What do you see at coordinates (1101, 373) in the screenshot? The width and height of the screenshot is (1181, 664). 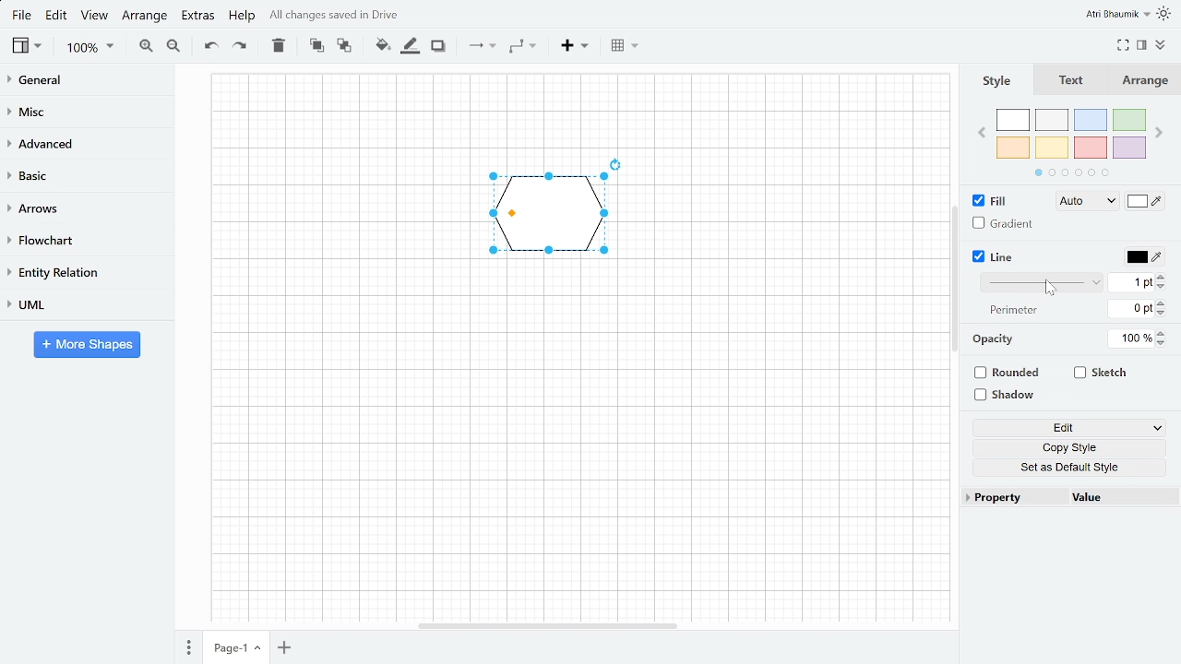 I see `Sketch` at bounding box center [1101, 373].